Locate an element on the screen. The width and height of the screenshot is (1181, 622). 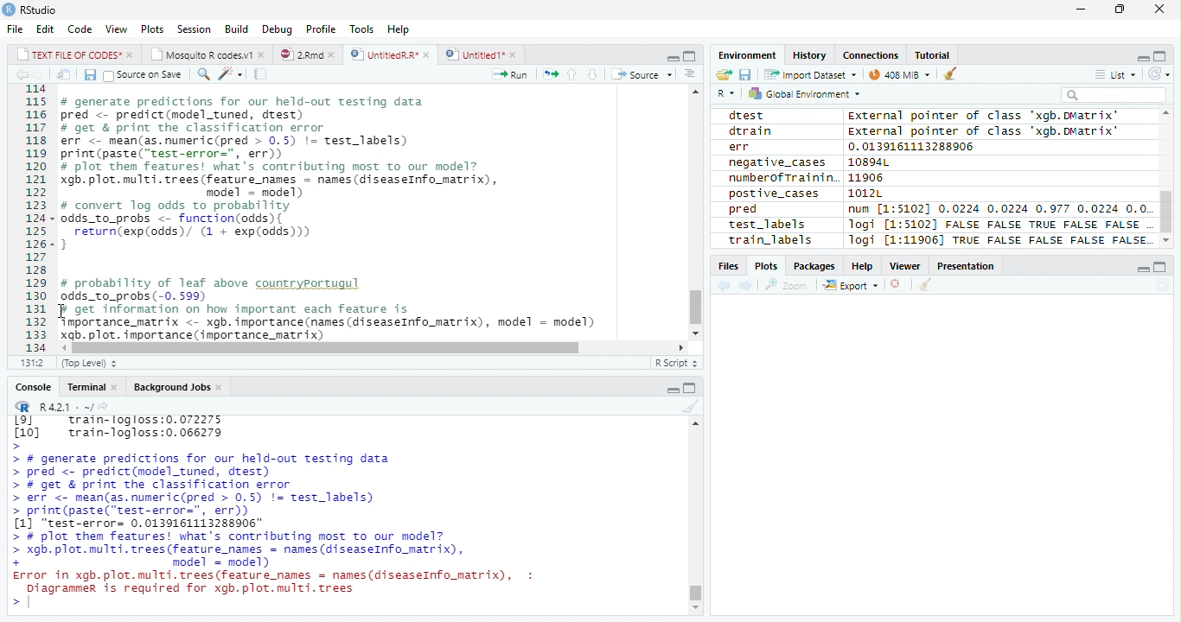
external pointer of class 'xagb.DMatrix' is located at coordinates (987, 114).